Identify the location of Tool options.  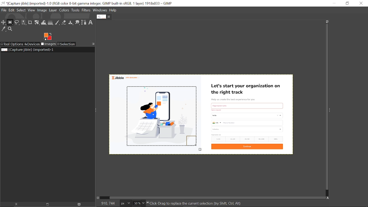
(12, 44).